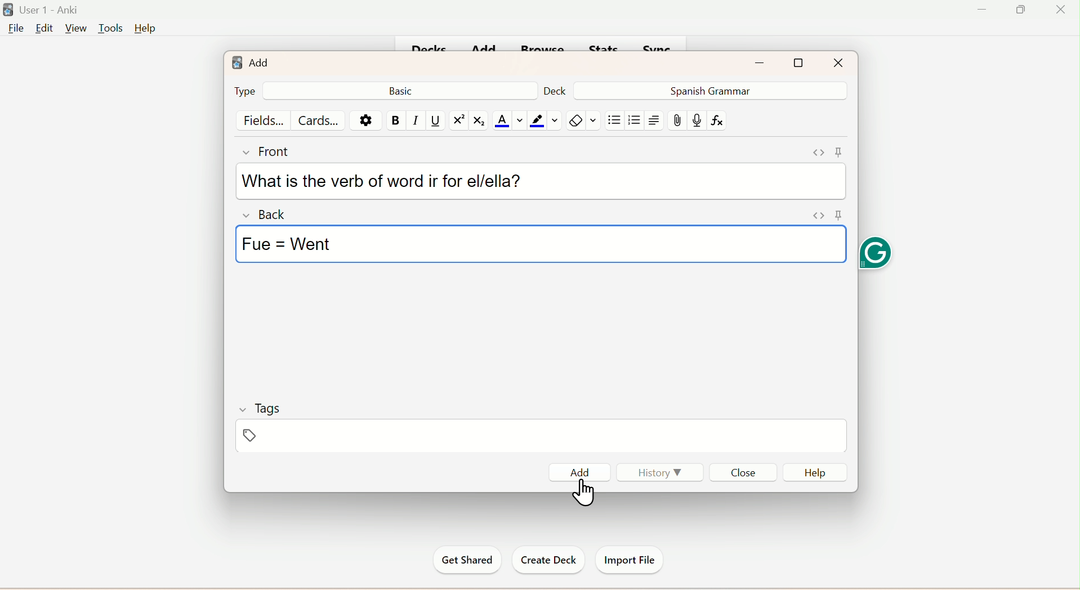  I want to click on History, so click(661, 475).